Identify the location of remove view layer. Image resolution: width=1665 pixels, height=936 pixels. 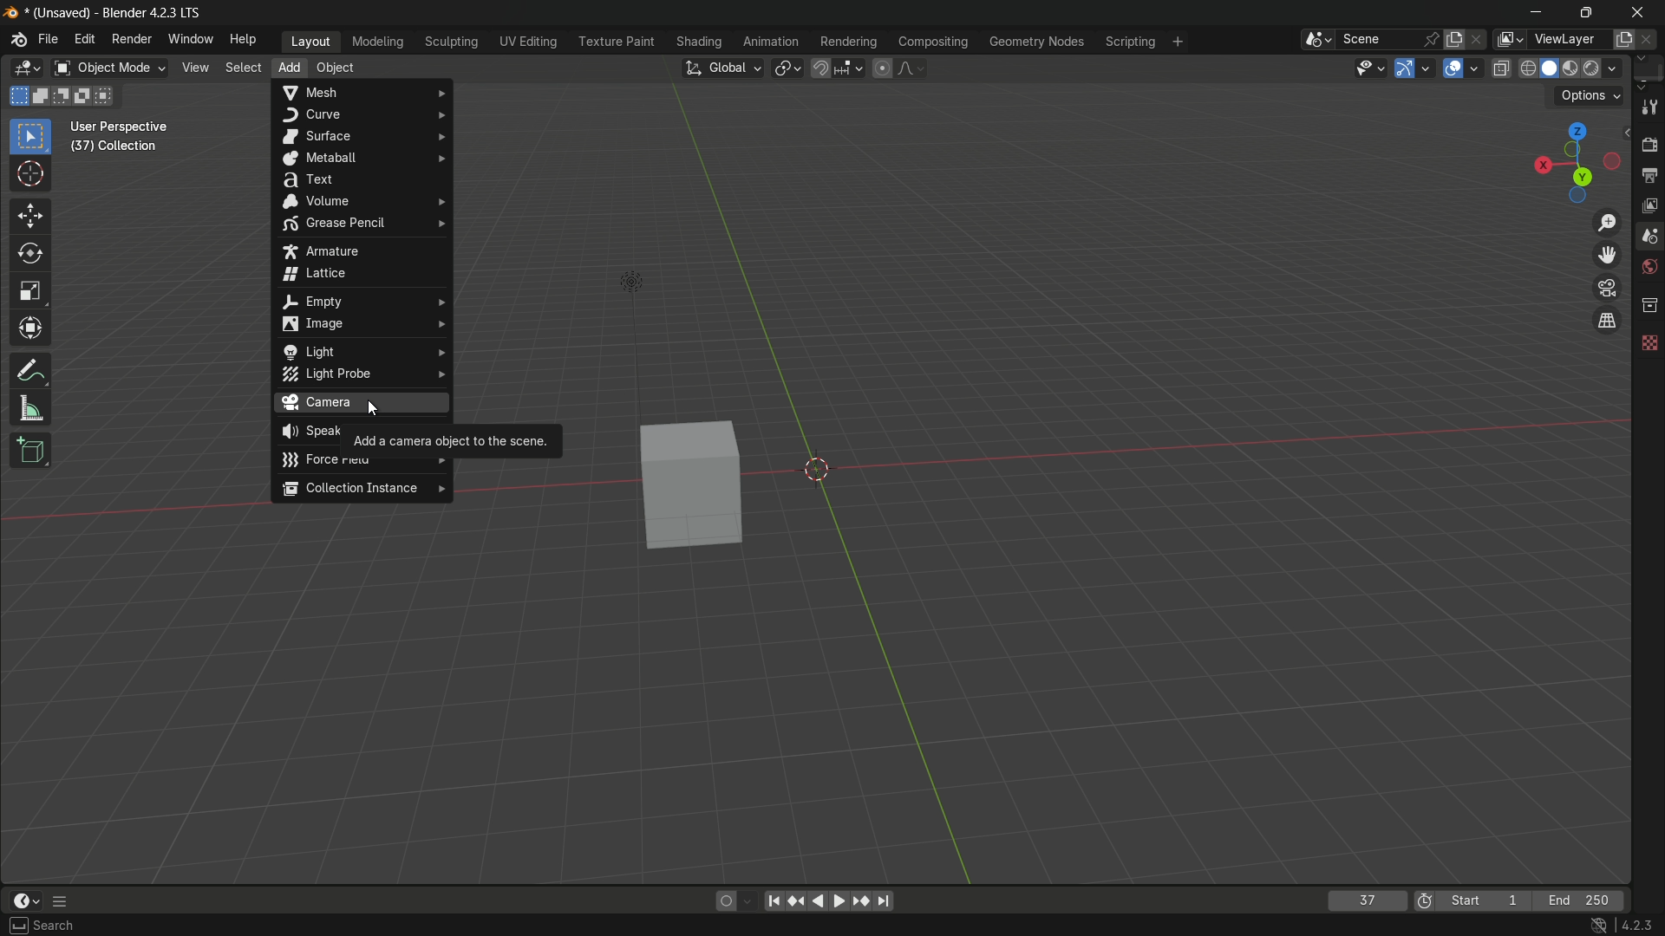
(1651, 41).